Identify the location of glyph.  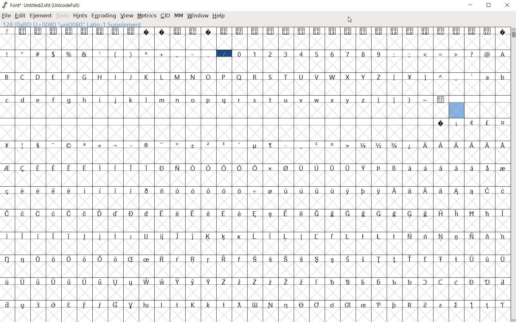
(209, 282).